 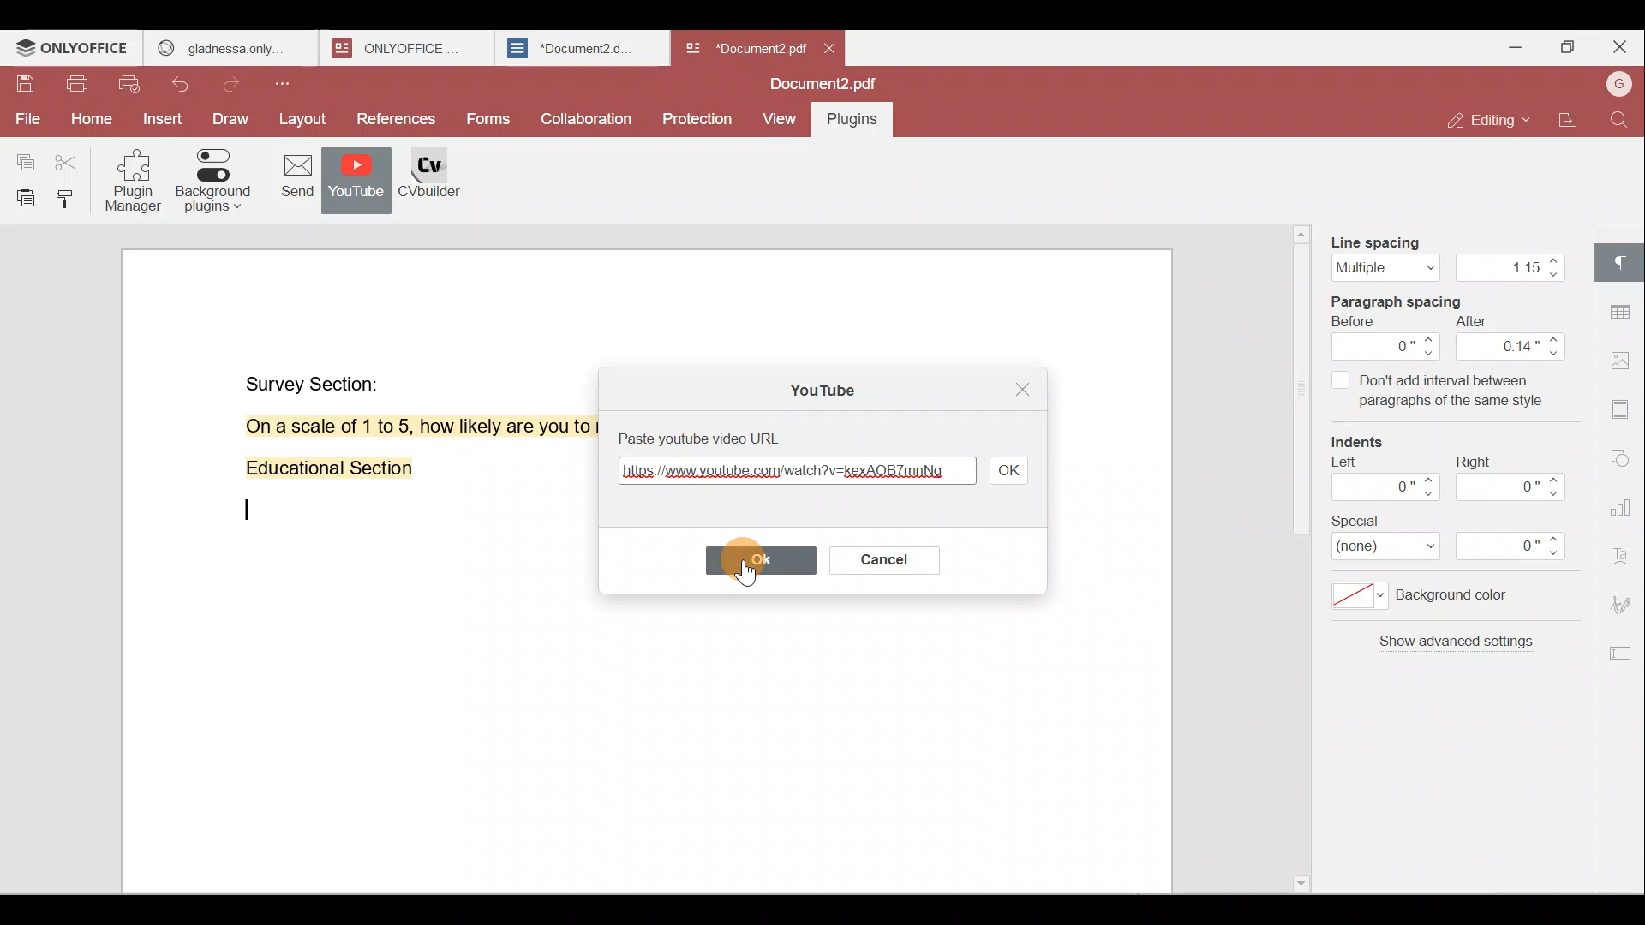 What do you see at coordinates (410, 48) in the screenshot?
I see `ONLYOFFICE` at bounding box center [410, 48].